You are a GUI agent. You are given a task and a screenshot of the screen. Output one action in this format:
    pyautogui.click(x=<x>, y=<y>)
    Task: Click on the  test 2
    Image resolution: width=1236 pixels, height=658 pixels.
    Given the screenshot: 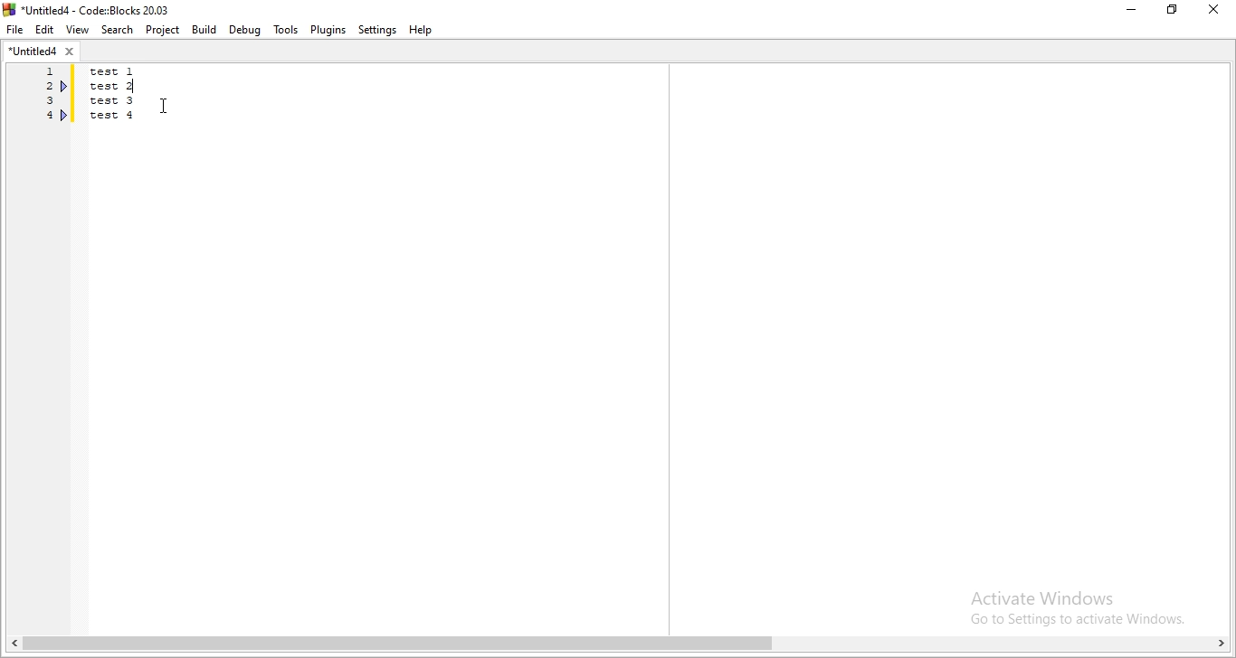 What is the action you would take?
    pyautogui.click(x=116, y=87)
    